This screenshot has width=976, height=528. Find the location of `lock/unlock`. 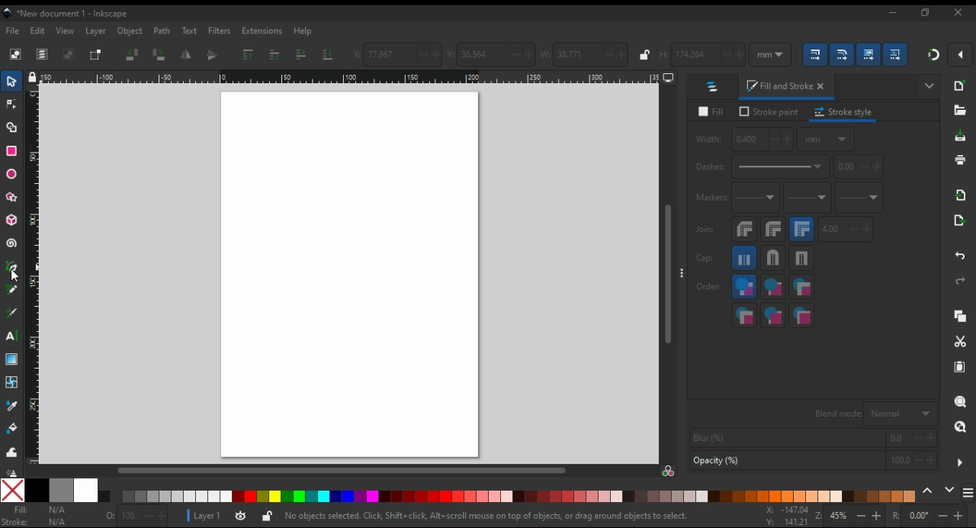

lock/unlock is located at coordinates (645, 55).